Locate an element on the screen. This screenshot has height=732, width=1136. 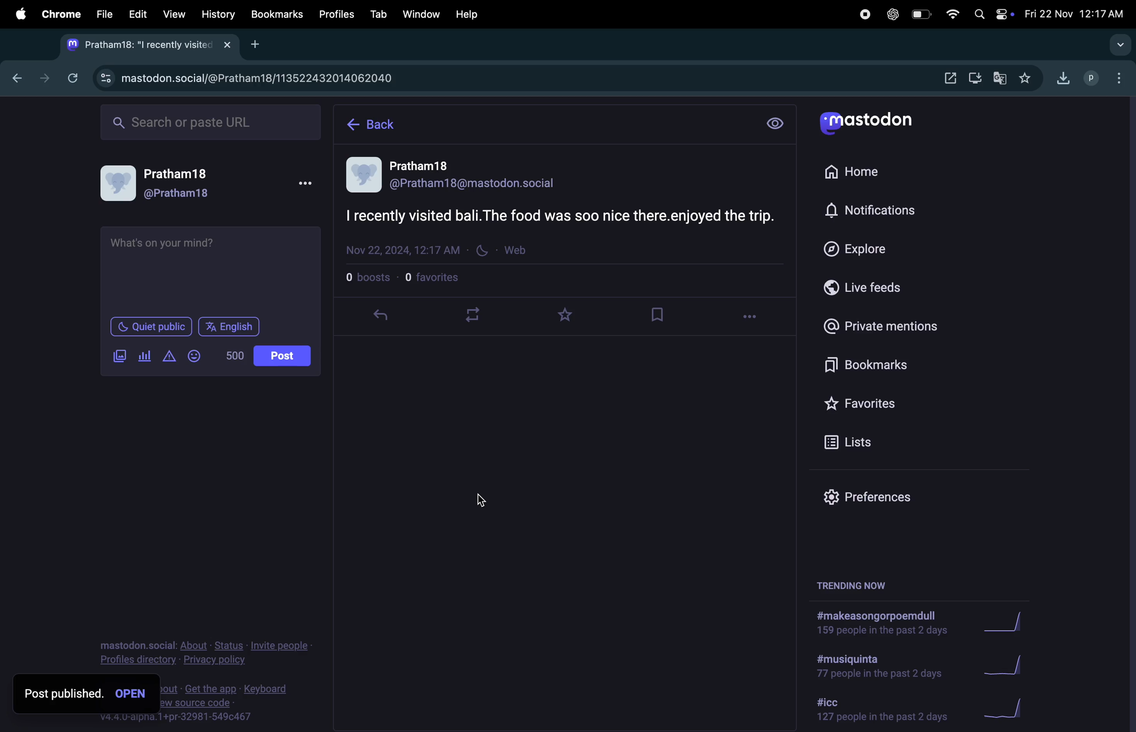
mastodon url is located at coordinates (266, 79).